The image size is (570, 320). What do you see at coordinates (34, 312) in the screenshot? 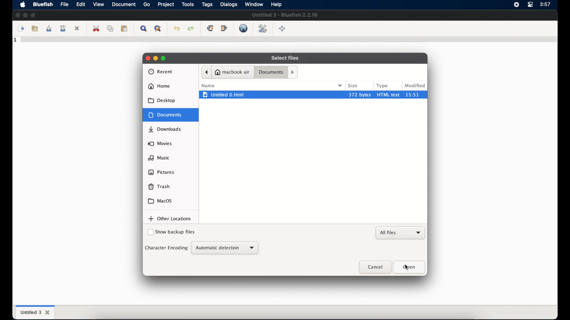
I see `untitled 3` at bounding box center [34, 312].